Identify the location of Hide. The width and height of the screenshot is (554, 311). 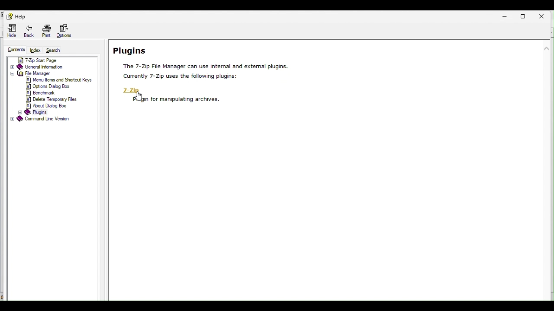
(11, 31).